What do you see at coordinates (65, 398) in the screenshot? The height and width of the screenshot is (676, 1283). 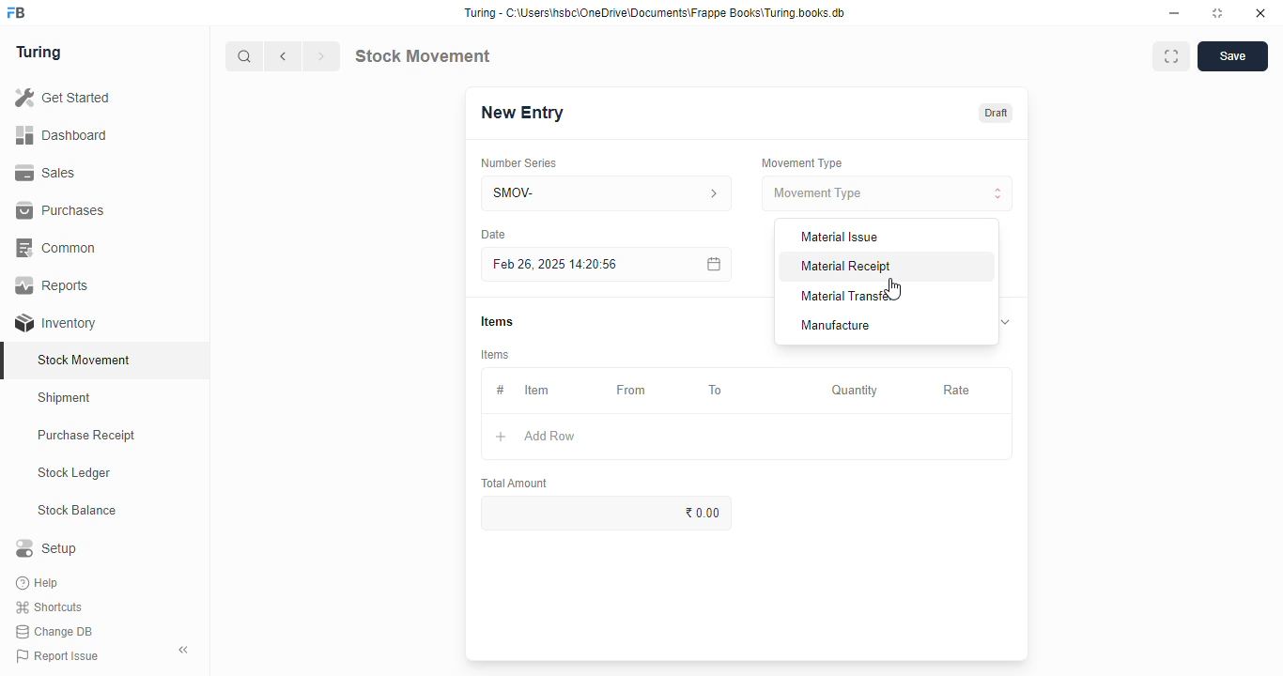 I see `shipment` at bounding box center [65, 398].